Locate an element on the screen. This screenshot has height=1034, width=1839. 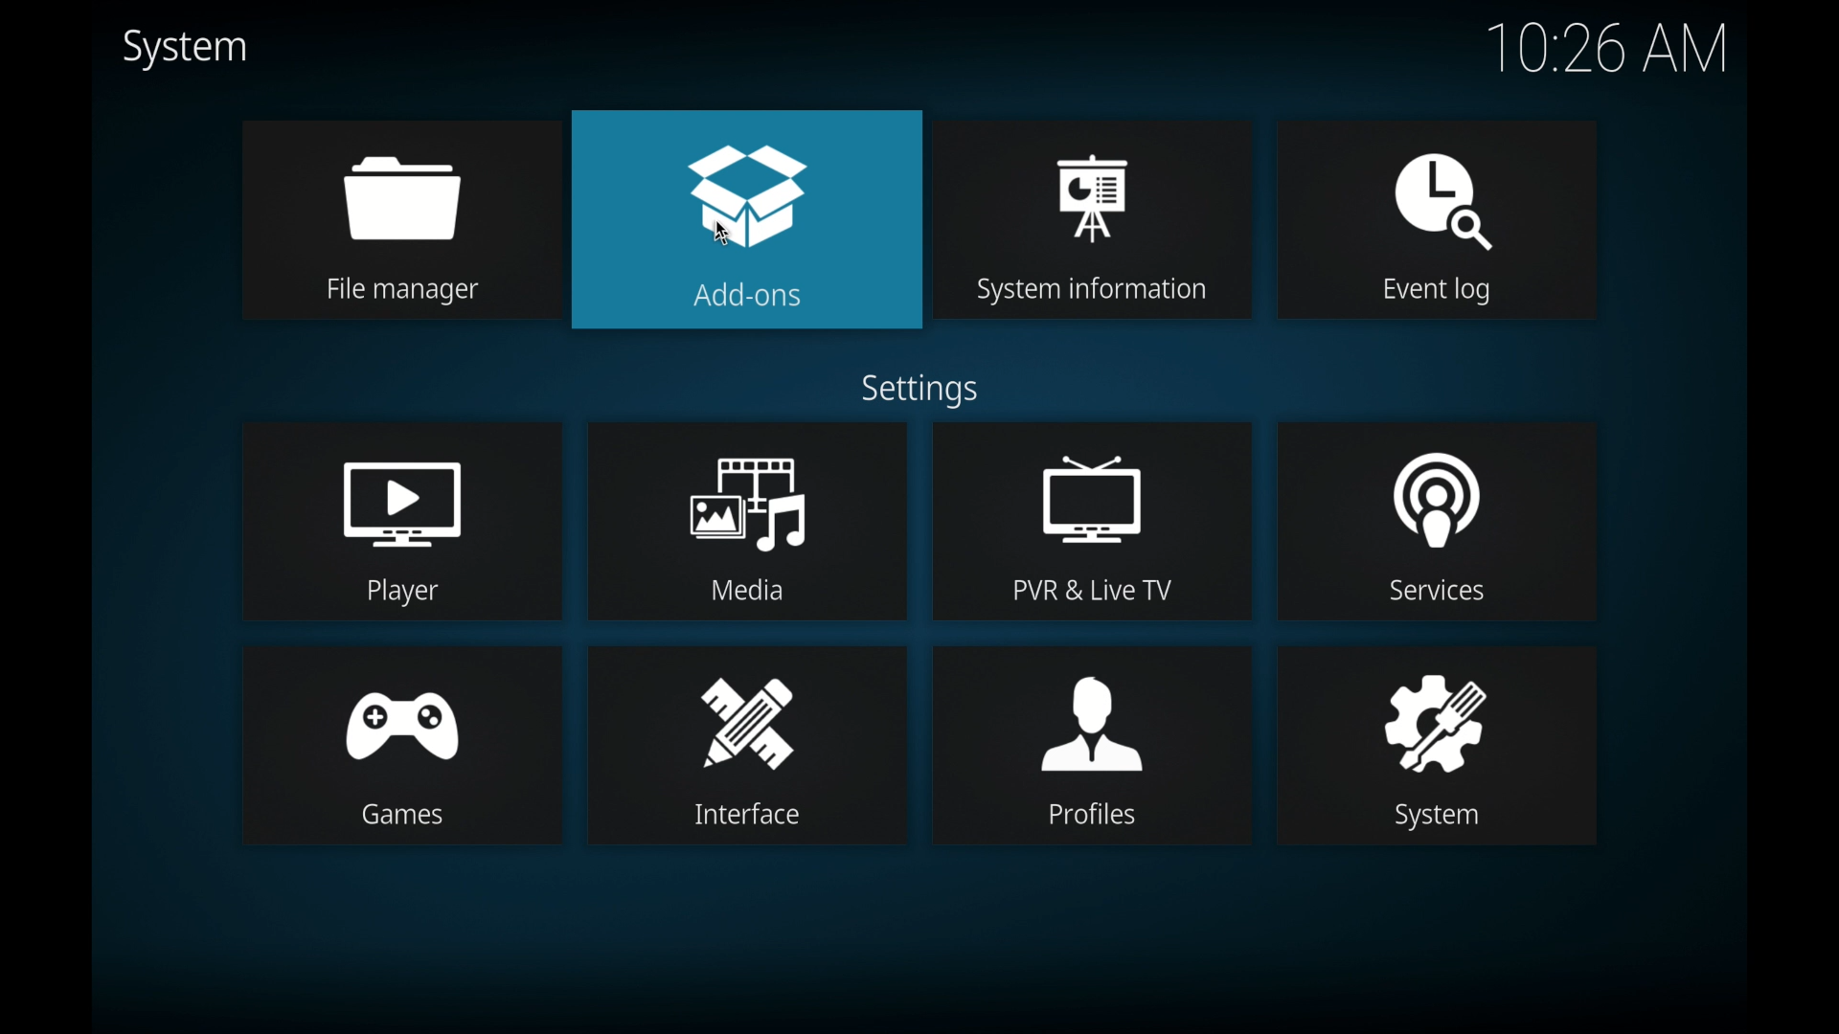
settings is located at coordinates (919, 392).